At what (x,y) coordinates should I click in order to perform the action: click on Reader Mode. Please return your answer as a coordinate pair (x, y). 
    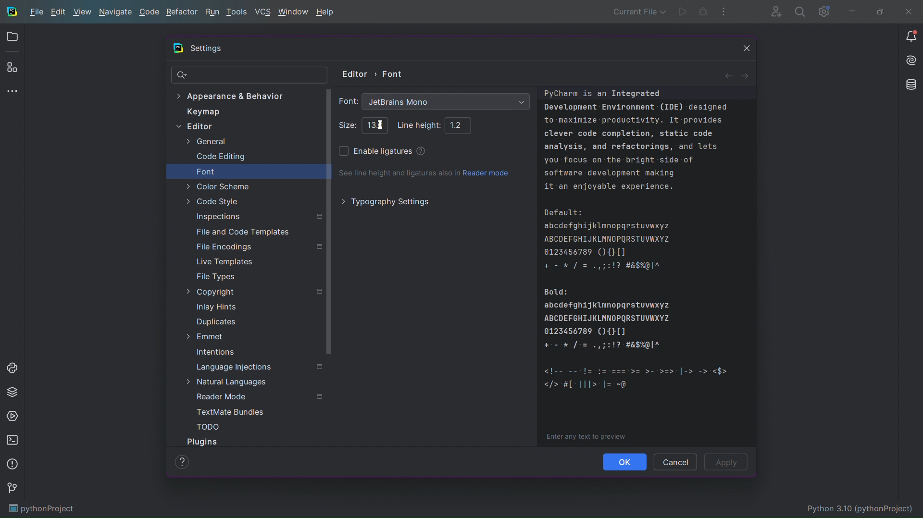
    Looking at the image, I should click on (259, 396).